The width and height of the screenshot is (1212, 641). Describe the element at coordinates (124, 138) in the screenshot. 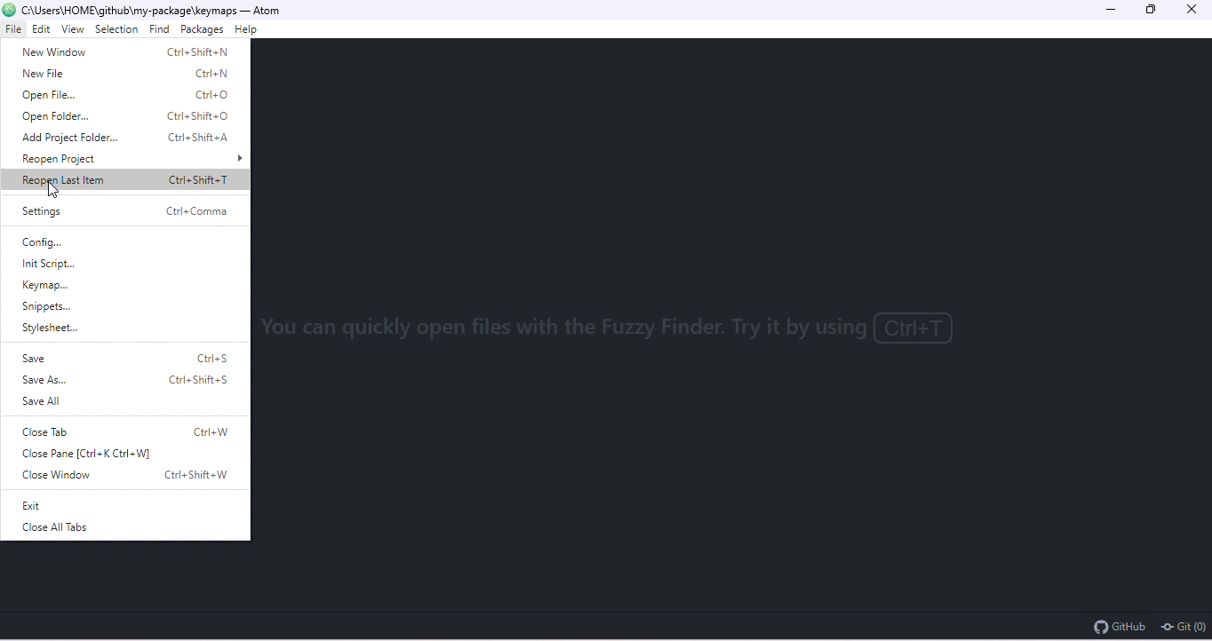

I see `add project folder` at that location.